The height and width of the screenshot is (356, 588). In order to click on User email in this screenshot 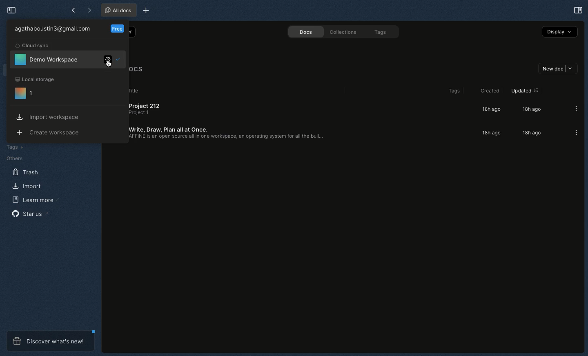, I will do `click(54, 30)`.